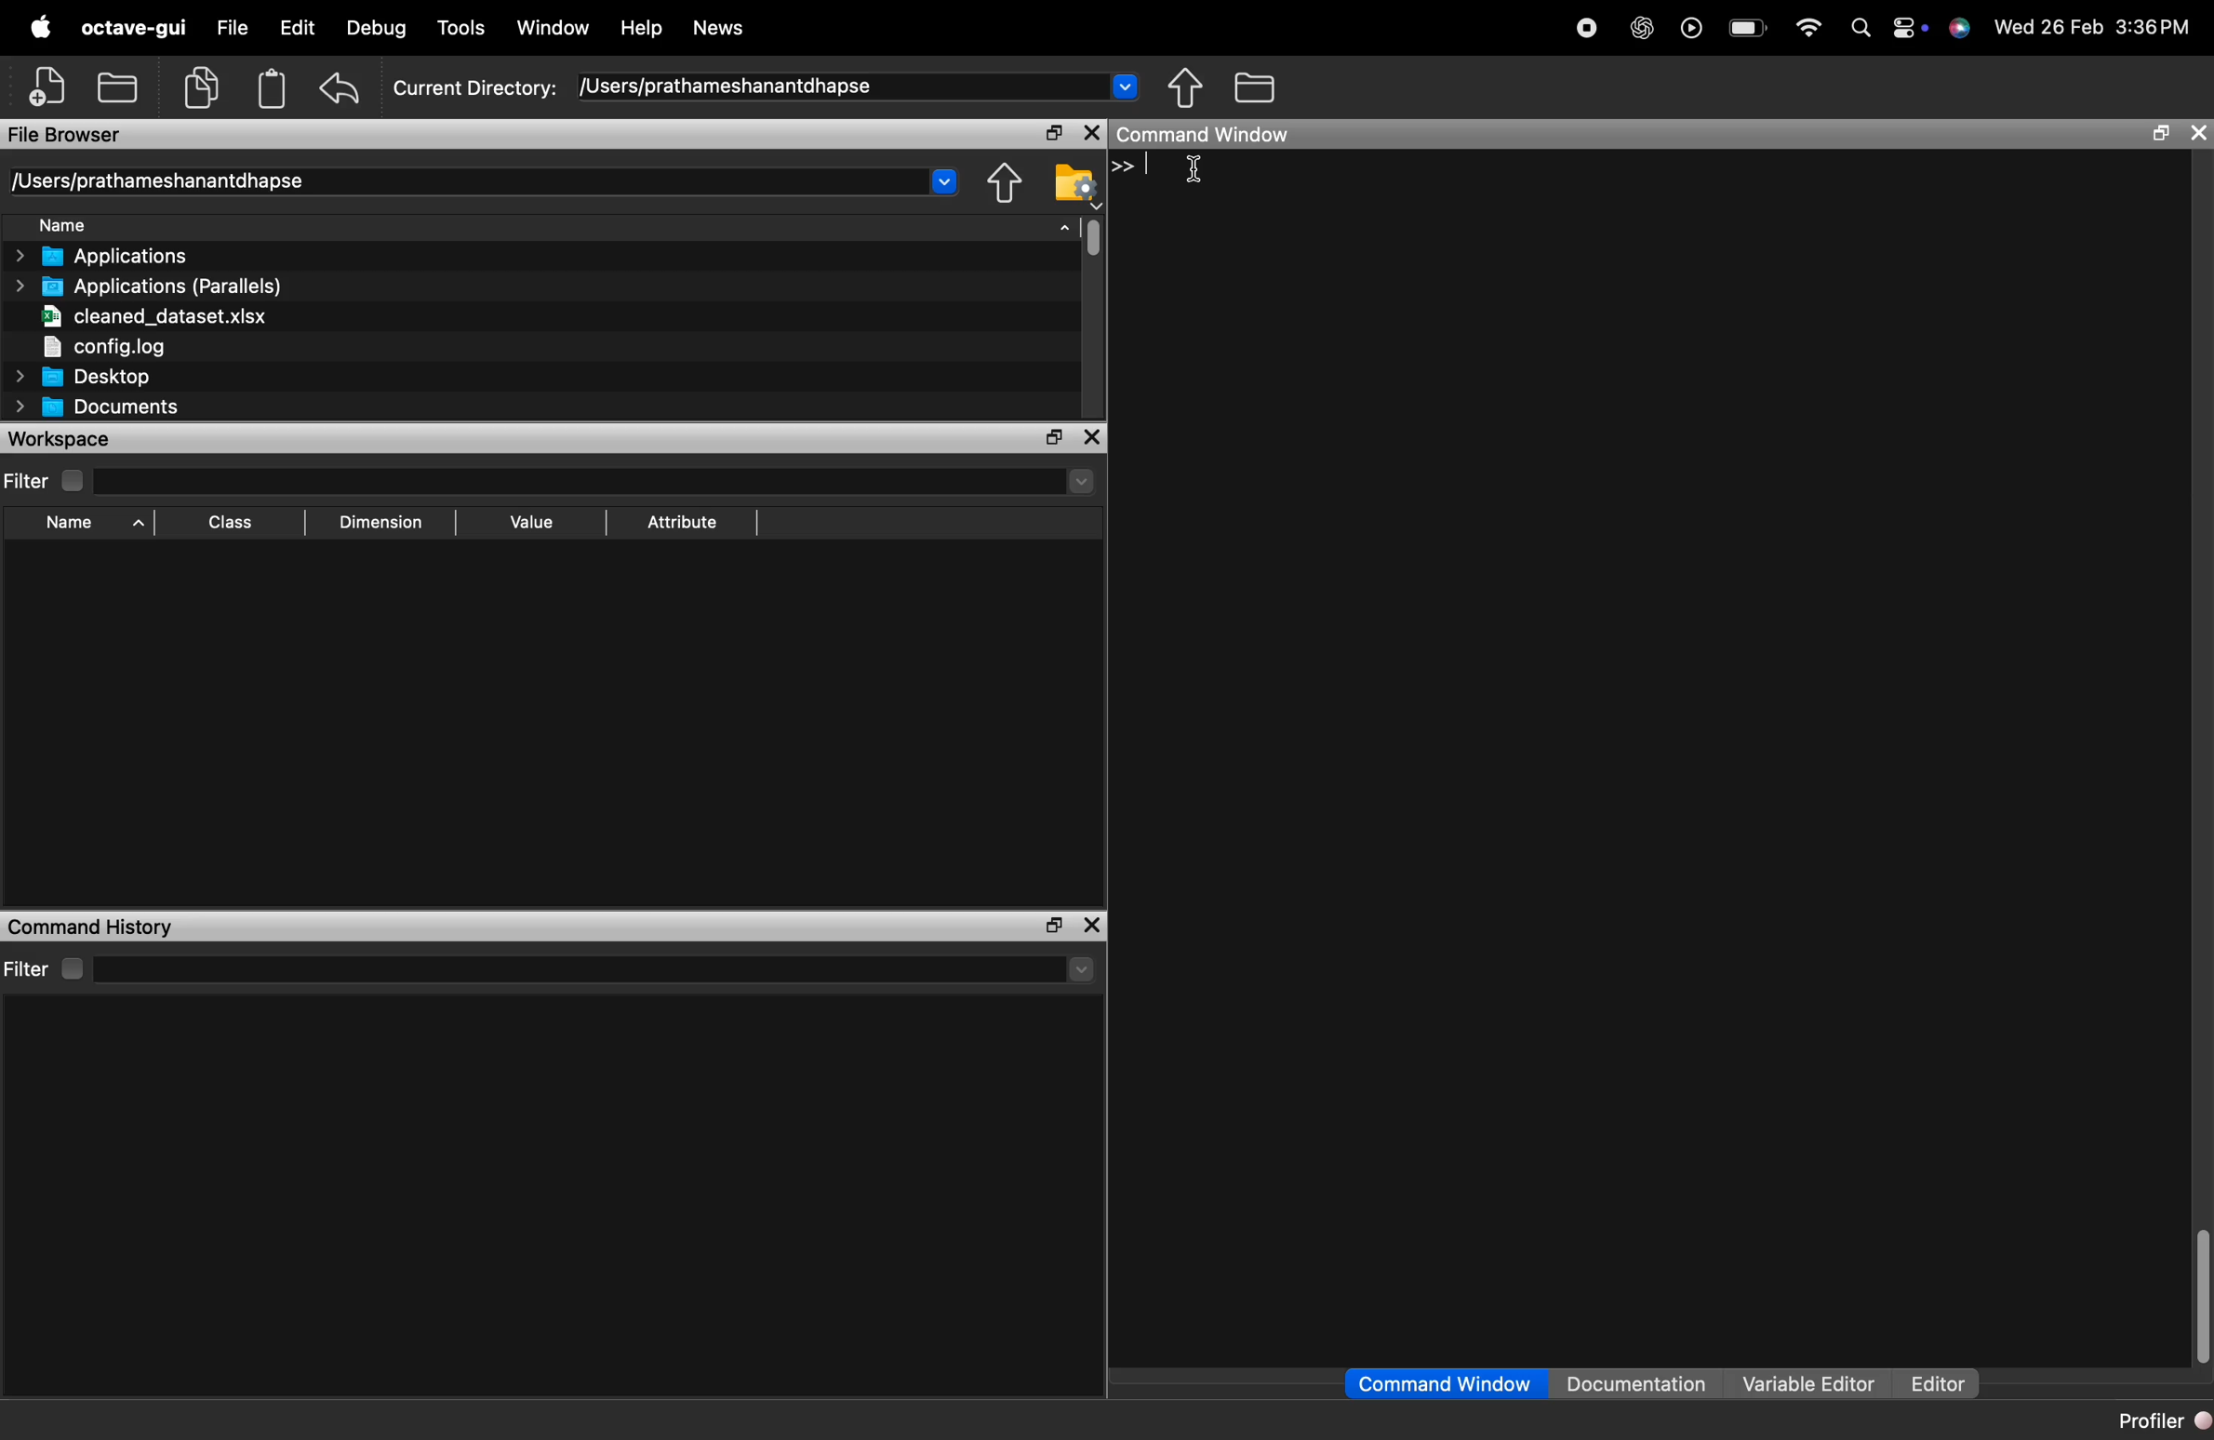  Describe the element at coordinates (1055, 438) in the screenshot. I see `maximize` at that location.